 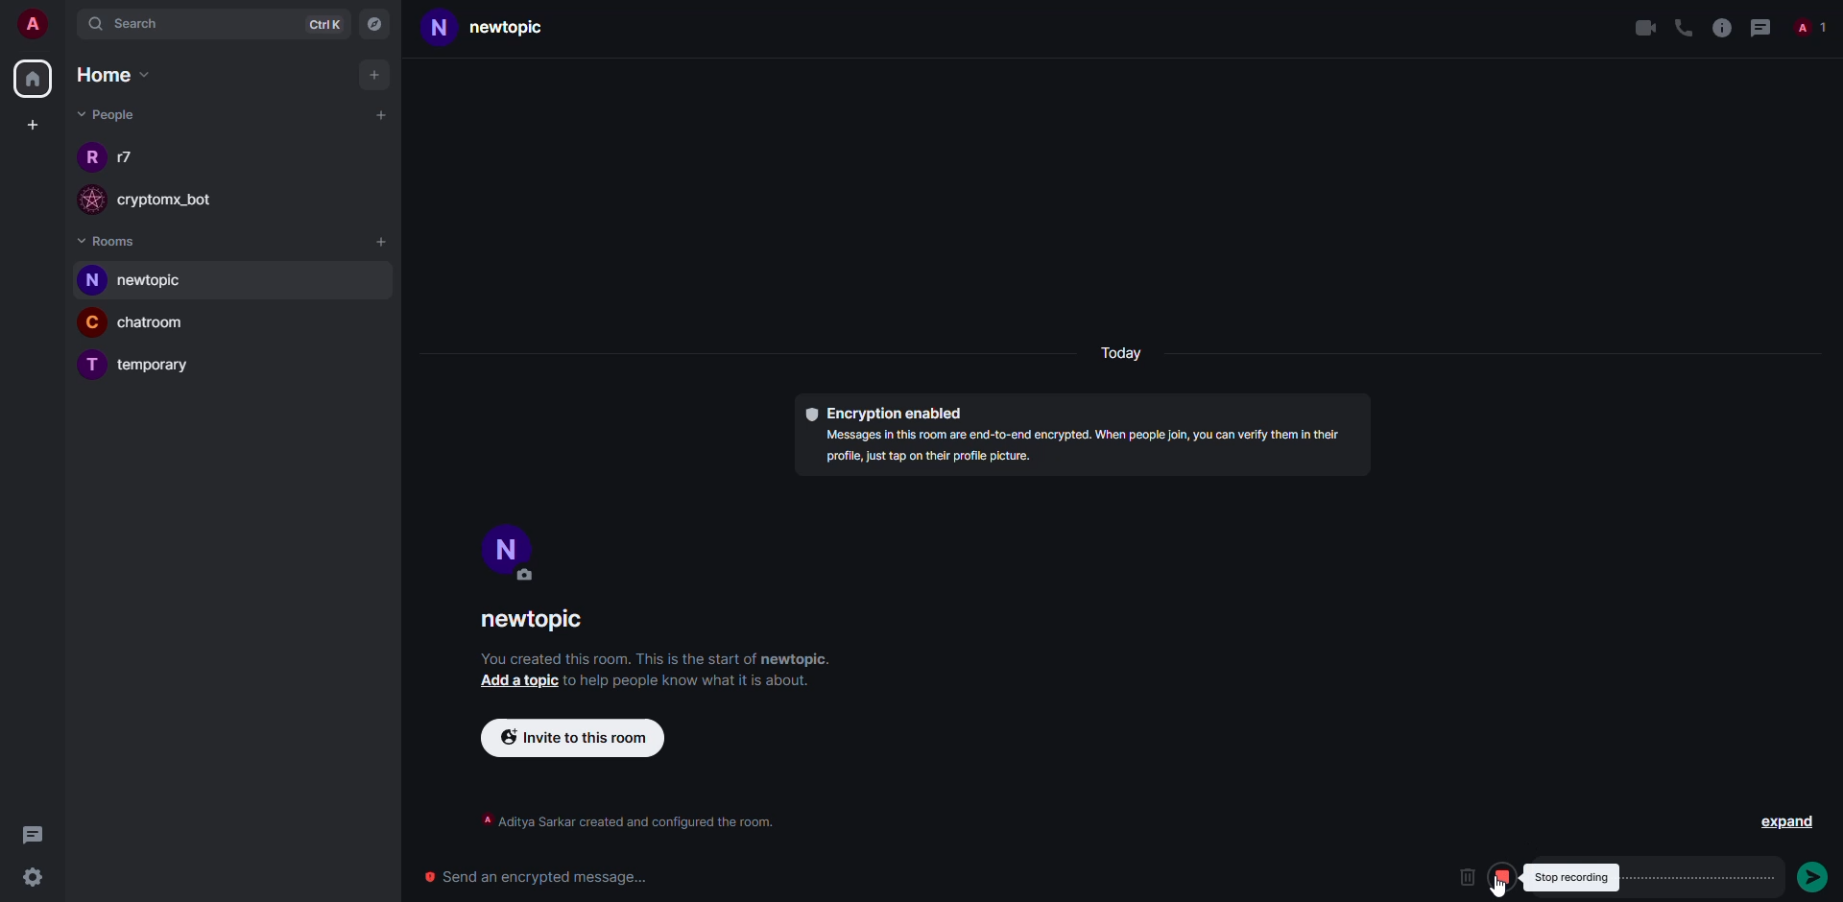 I want to click on account, so click(x=39, y=27).